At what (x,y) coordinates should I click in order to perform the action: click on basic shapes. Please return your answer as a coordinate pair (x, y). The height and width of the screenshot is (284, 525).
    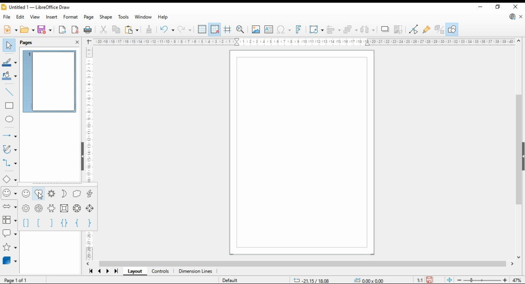
    Looking at the image, I should click on (9, 179).